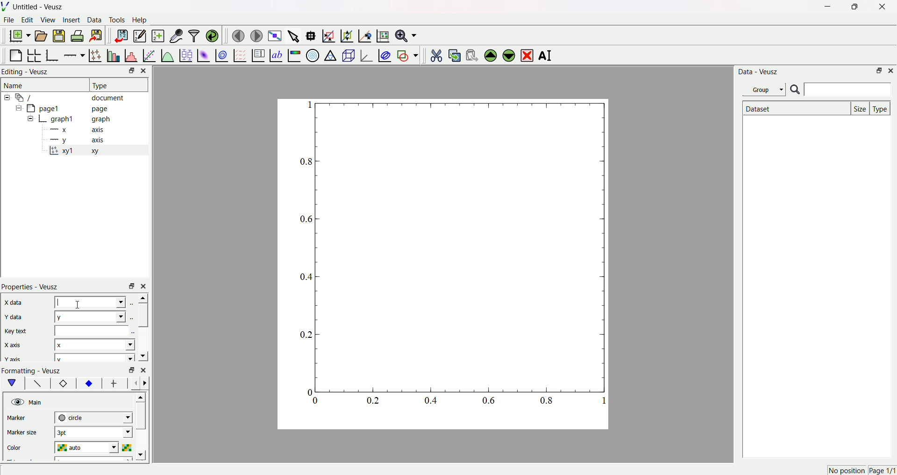 This screenshot has height=475, width=897. I want to click on plot covariance ellipses, so click(384, 54).